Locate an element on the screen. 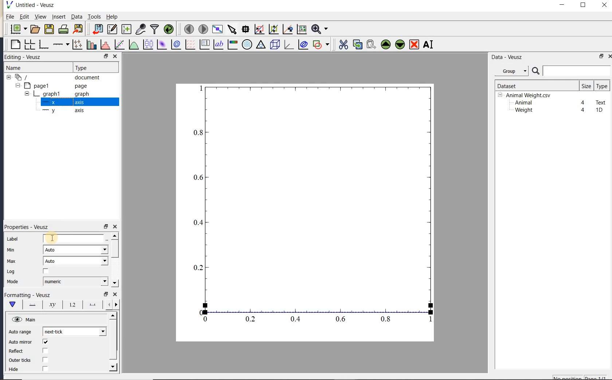 This screenshot has width=612, height=380. add a shape to the plot is located at coordinates (321, 44).